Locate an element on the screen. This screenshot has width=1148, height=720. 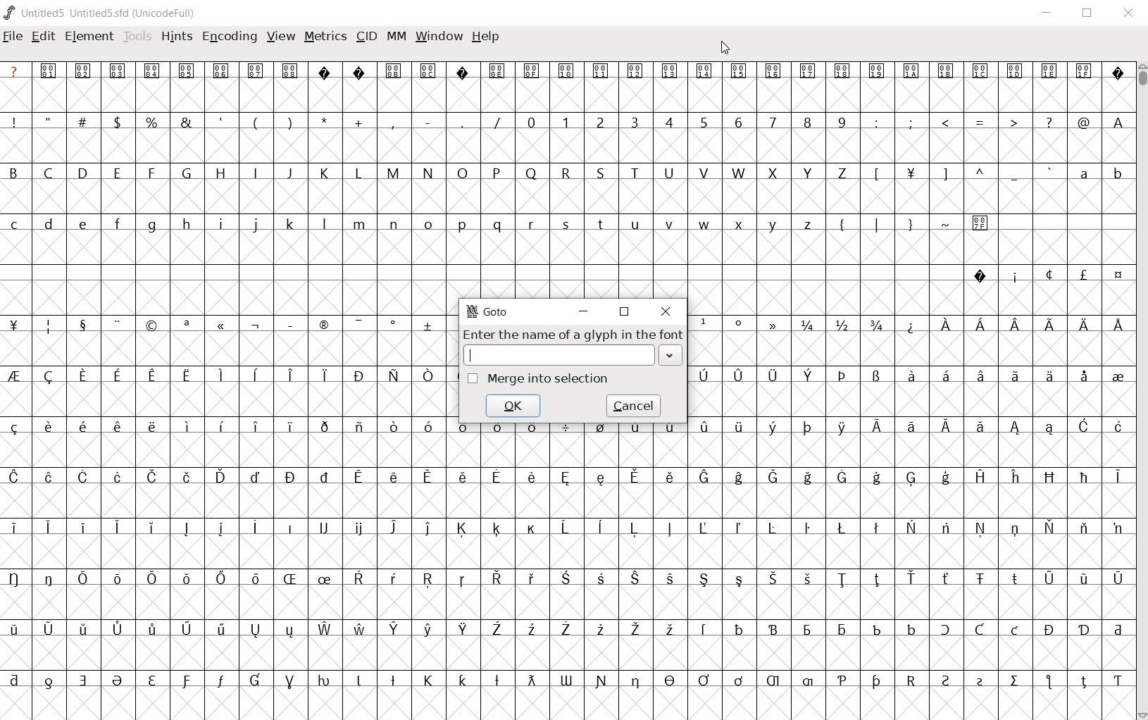
Symbol is located at coordinates (116, 324).